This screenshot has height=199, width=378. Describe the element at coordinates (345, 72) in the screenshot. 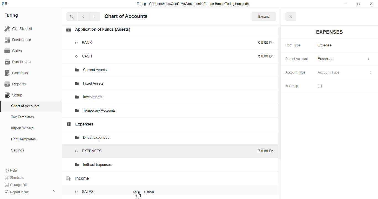

I see `account type` at that location.